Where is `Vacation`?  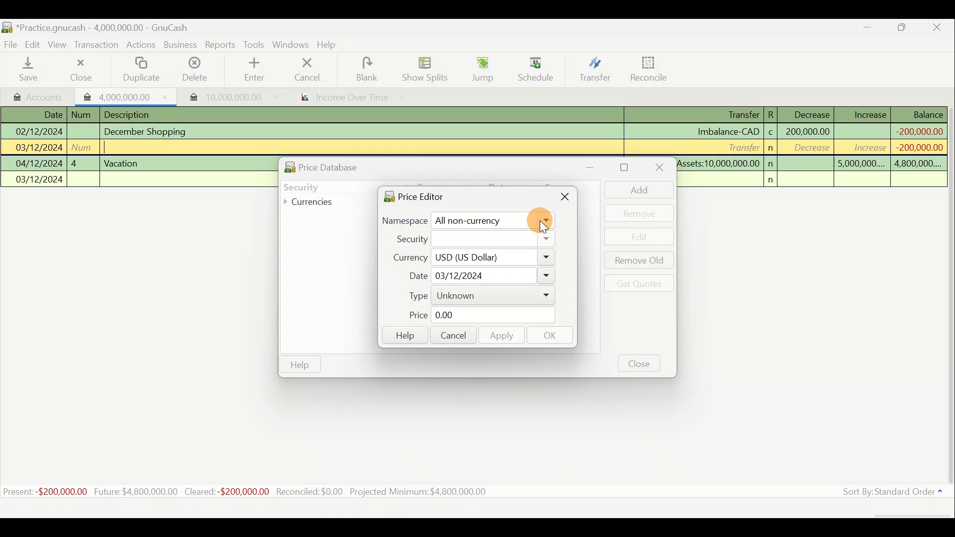 Vacation is located at coordinates (122, 162).